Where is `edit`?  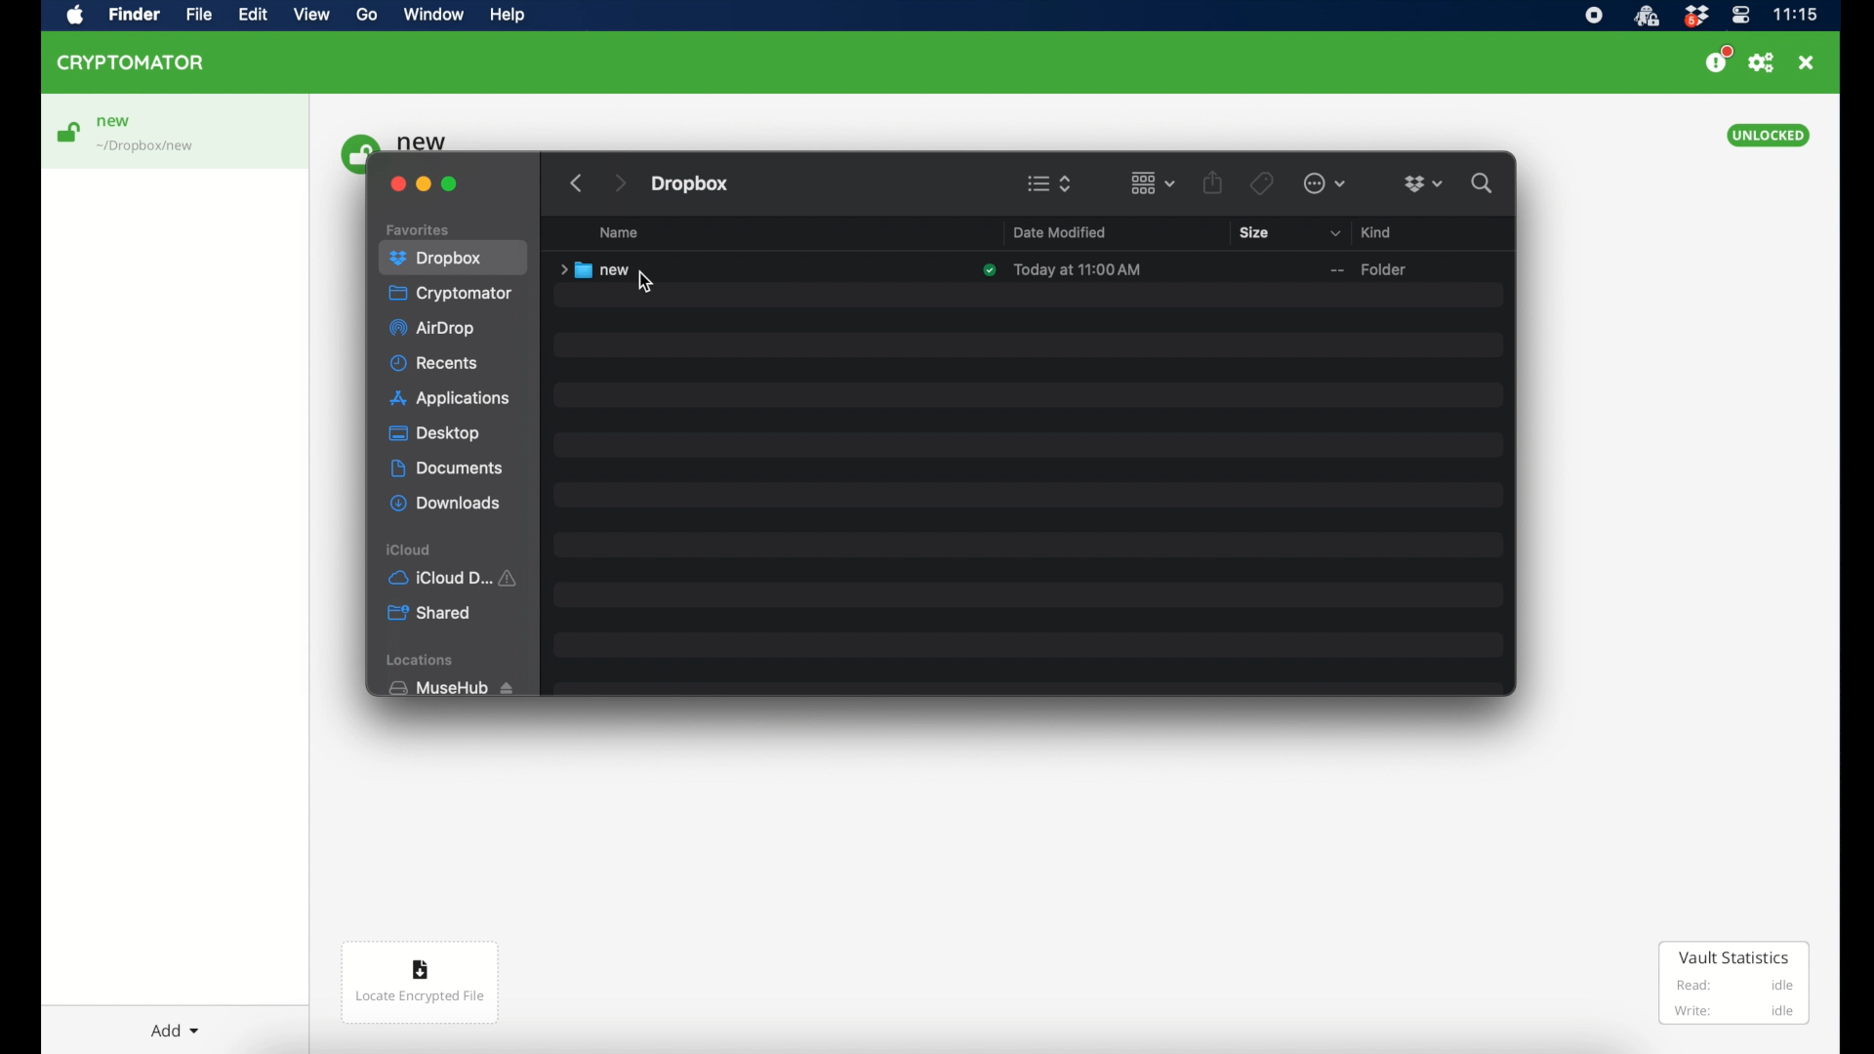
edit is located at coordinates (253, 15).